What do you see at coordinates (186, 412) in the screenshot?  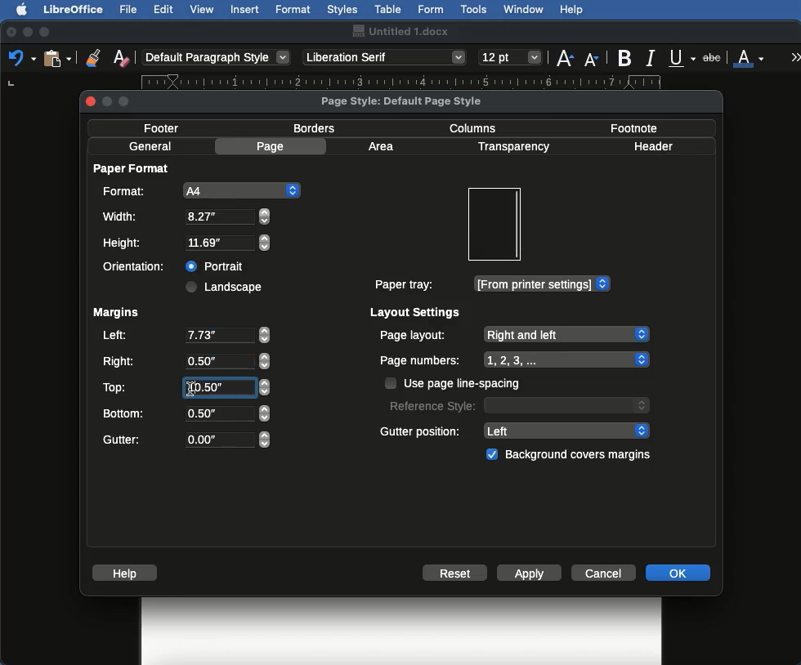 I see `Bottom` at bounding box center [186, 412].